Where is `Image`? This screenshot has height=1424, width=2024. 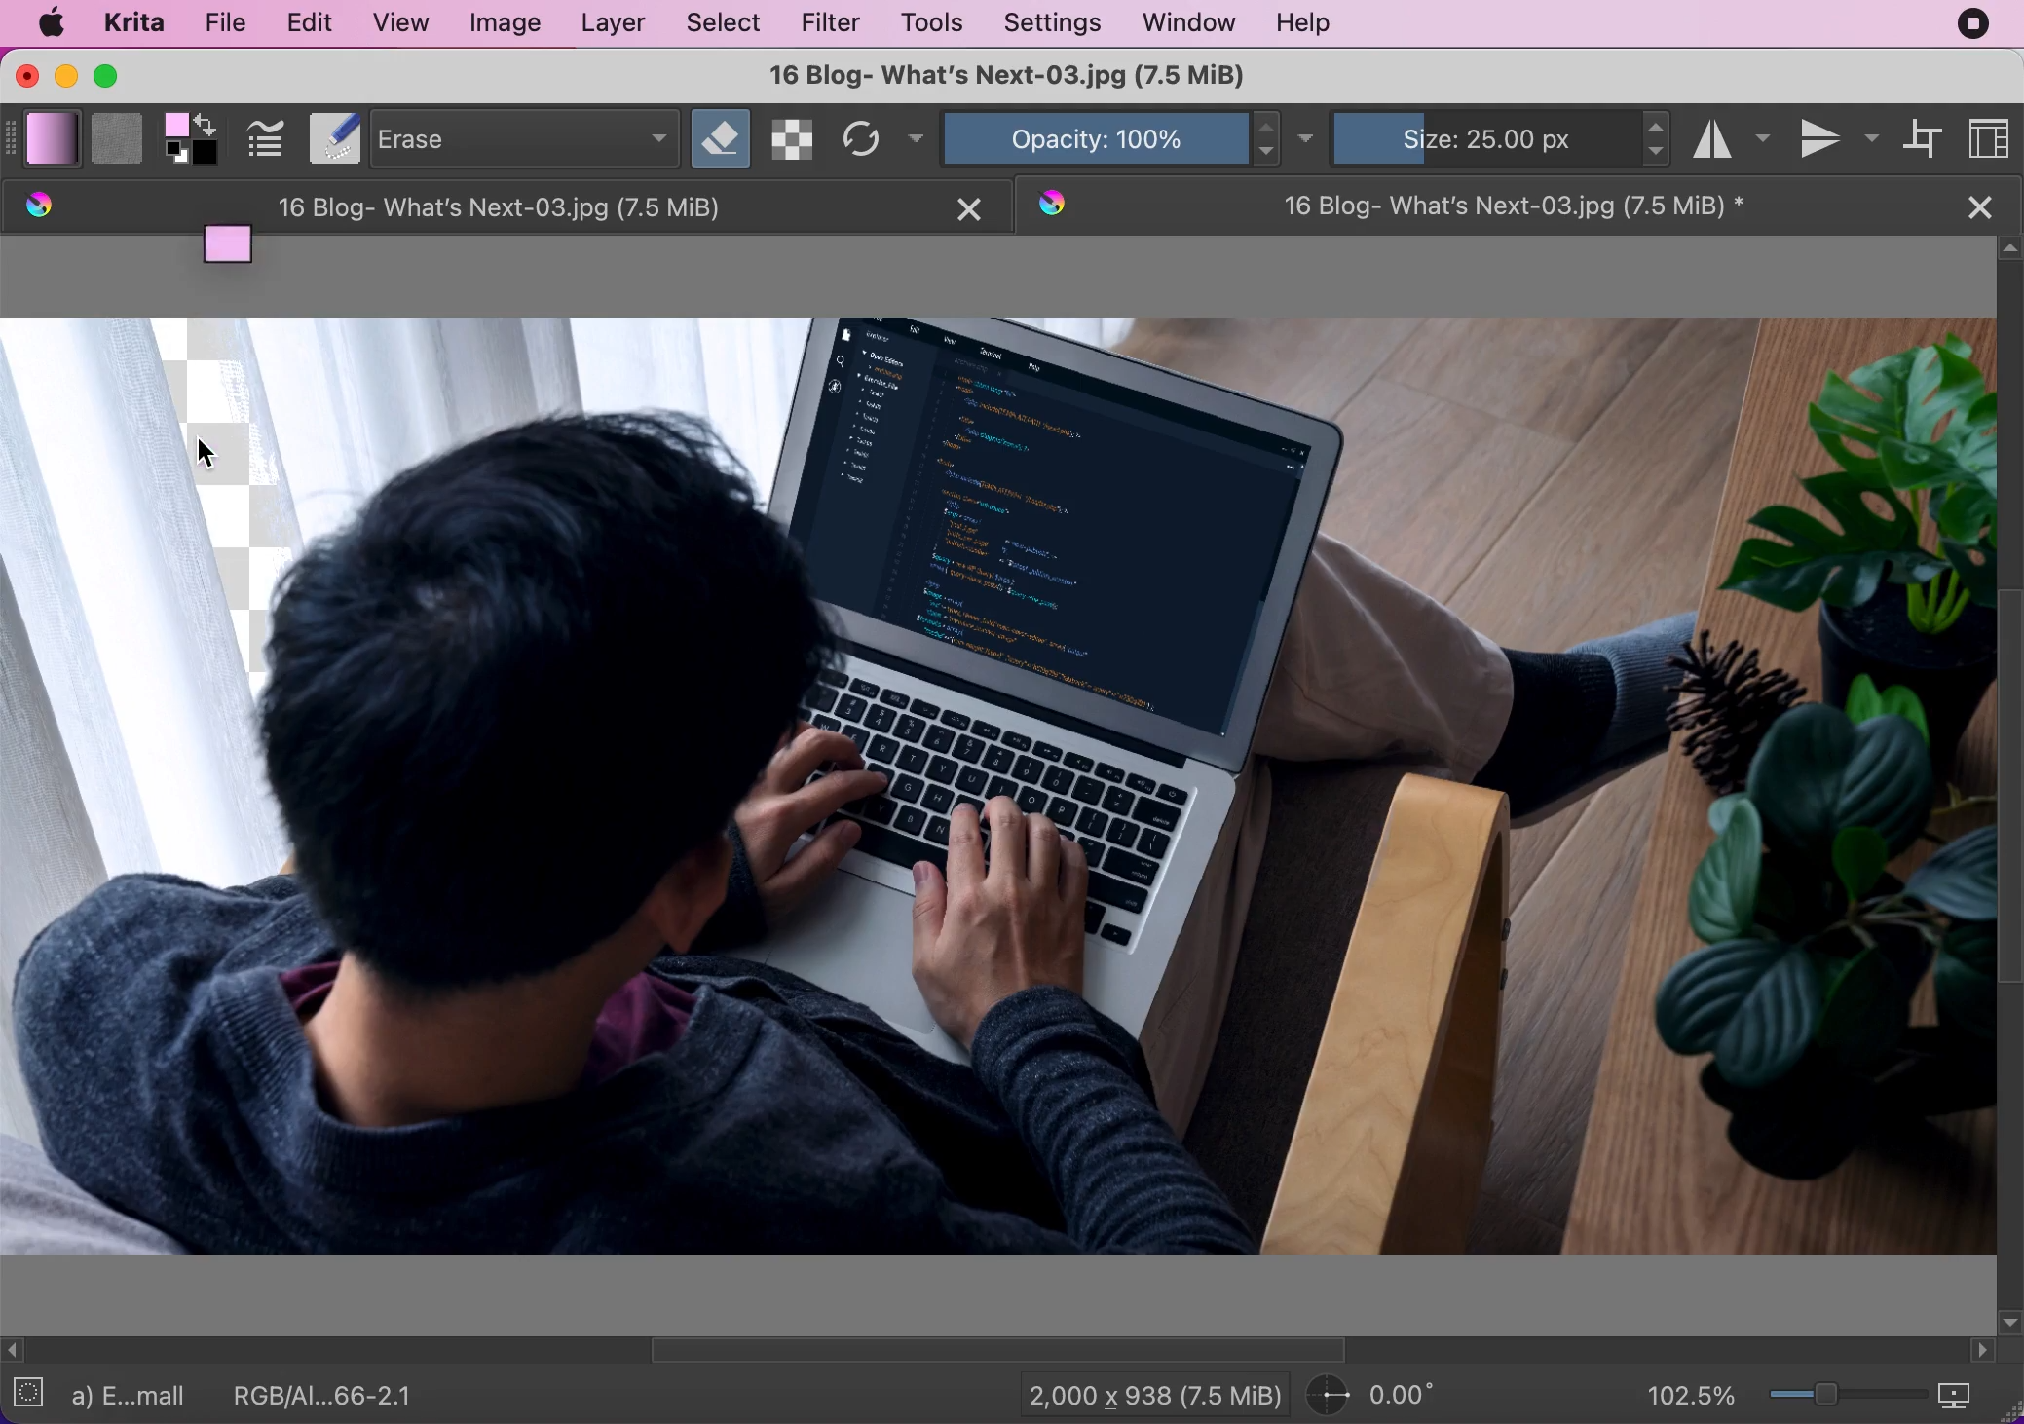
Image is located at coordinates (998, 787).